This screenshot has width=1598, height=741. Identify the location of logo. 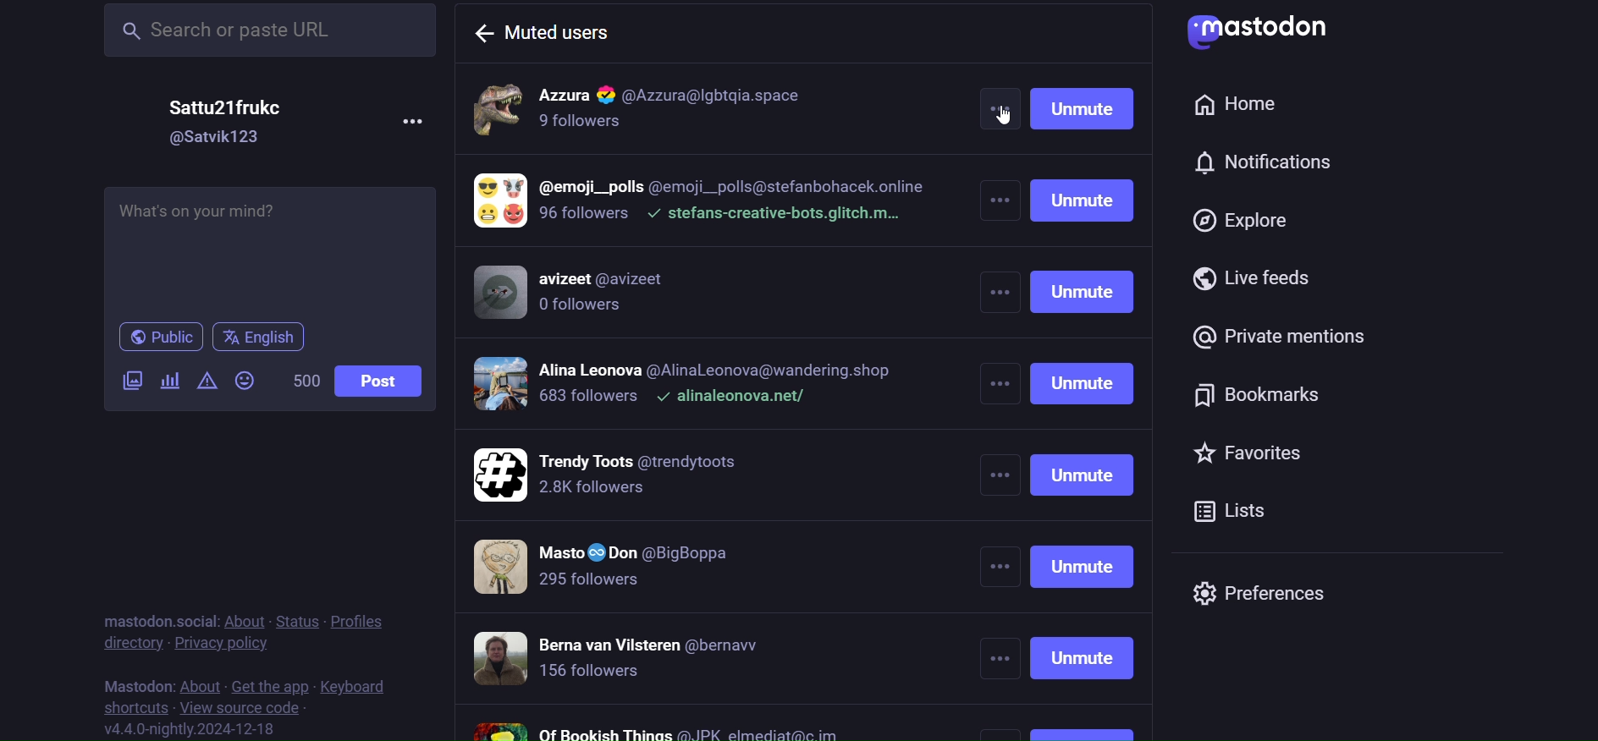
(1272, 32).